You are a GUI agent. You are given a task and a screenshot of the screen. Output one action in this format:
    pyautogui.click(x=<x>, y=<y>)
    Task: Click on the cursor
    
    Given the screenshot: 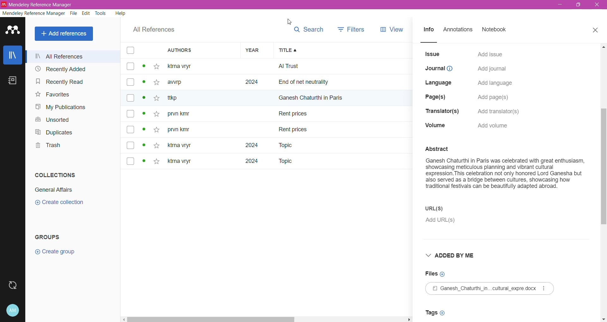 What is the action you would take?
    pyautogui.click(x=288, y=22)
    